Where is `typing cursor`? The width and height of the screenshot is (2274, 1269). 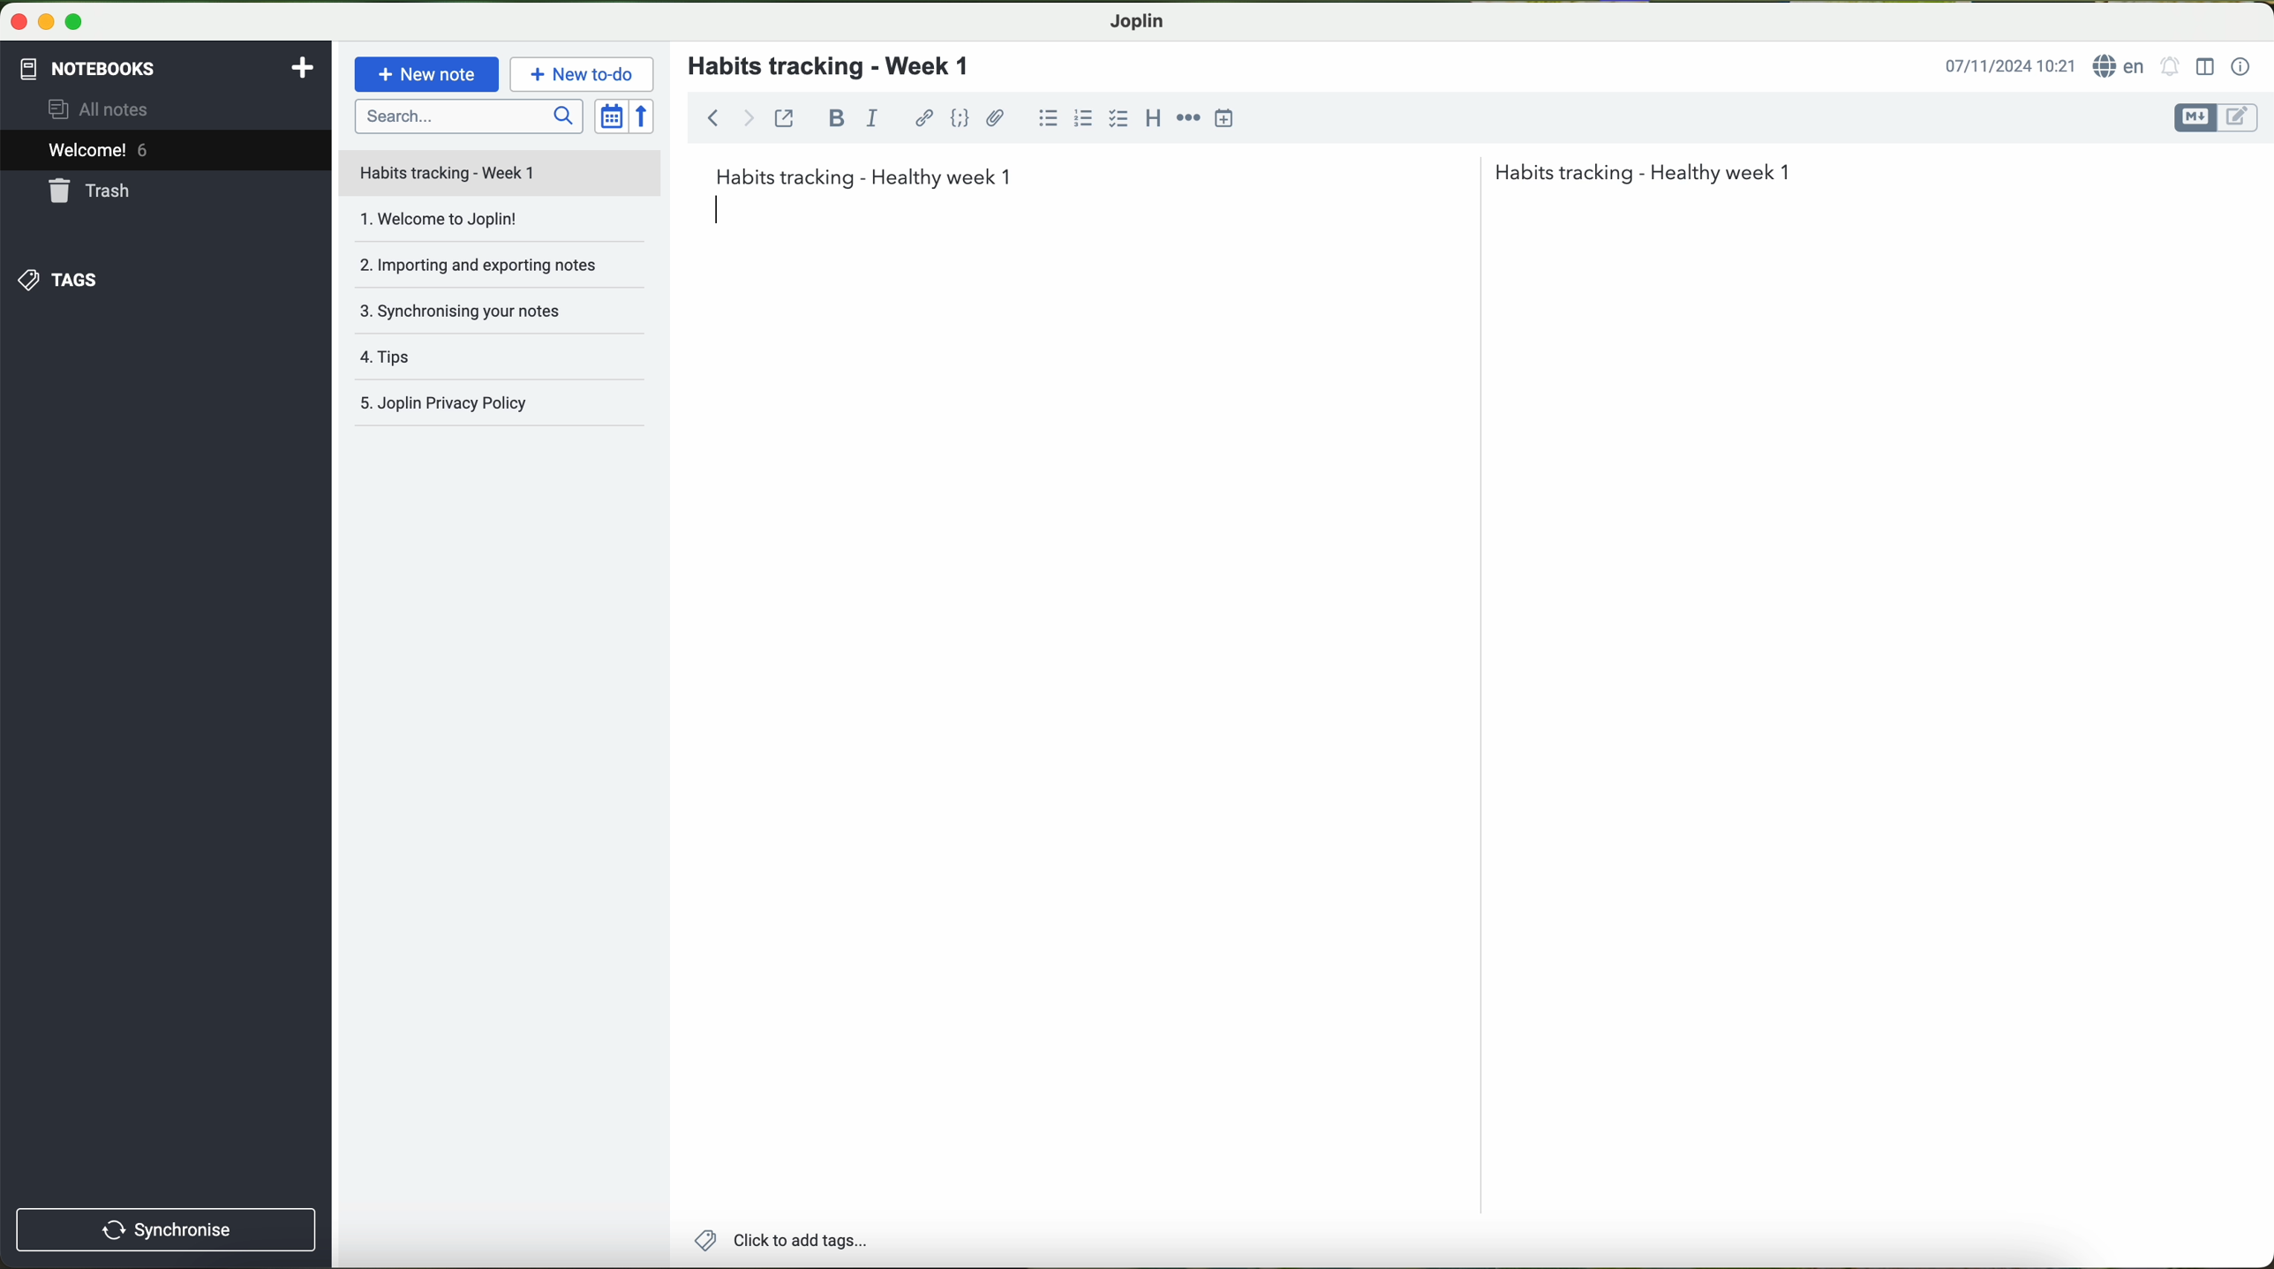
typing cursor is located at coordinates (723, 209).